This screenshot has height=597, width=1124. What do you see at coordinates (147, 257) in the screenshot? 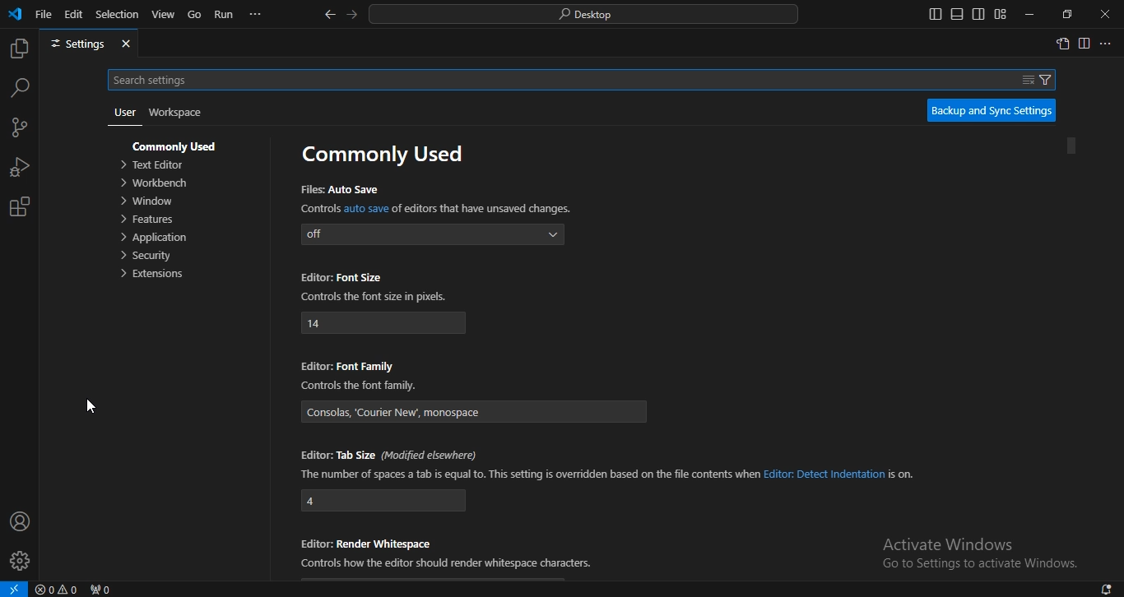
I see `ecurity` at bounding box center [147, 257].